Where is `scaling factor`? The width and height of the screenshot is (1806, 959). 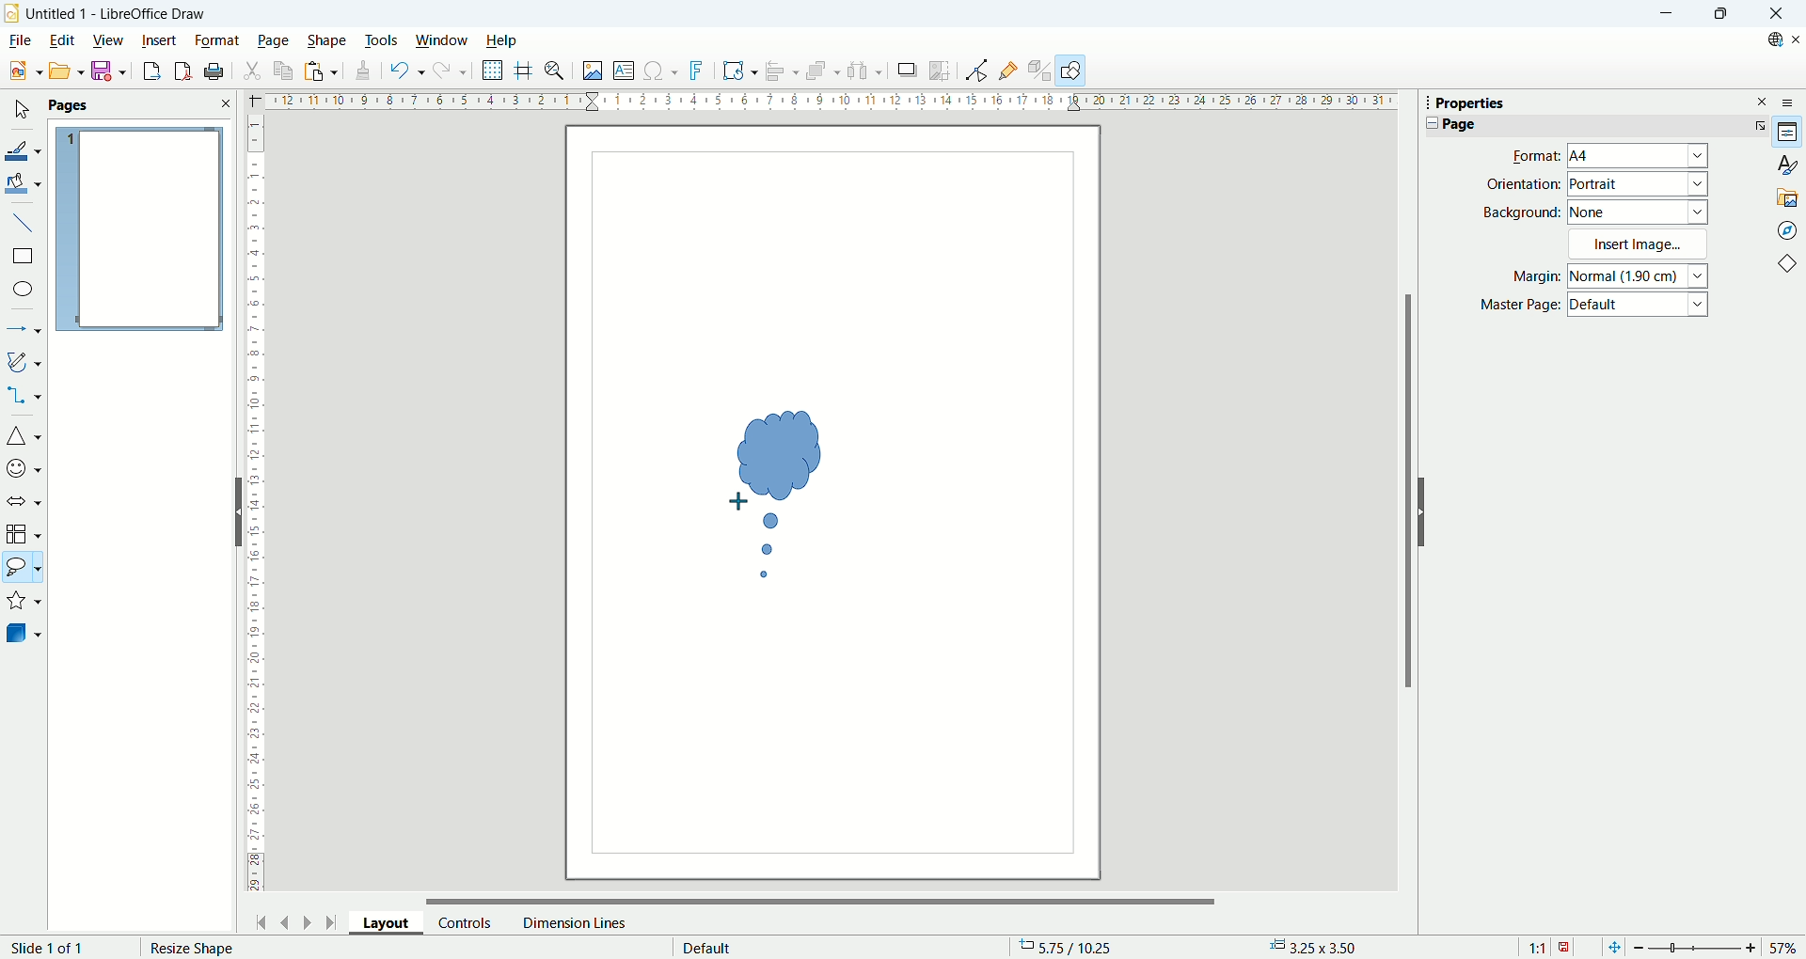
scaling factor is located at coordinates (1548, 946).